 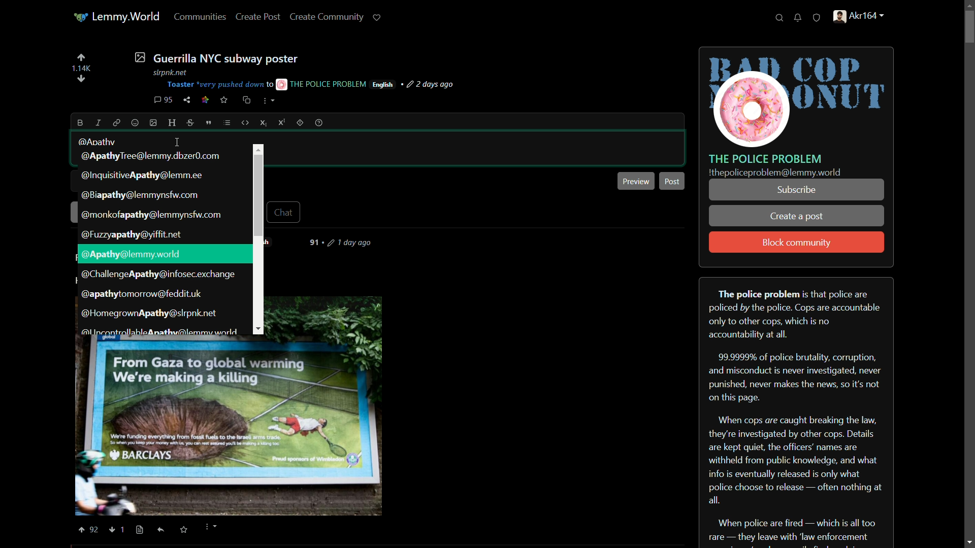 I want to click on cursor, so click(x=176, y=143).